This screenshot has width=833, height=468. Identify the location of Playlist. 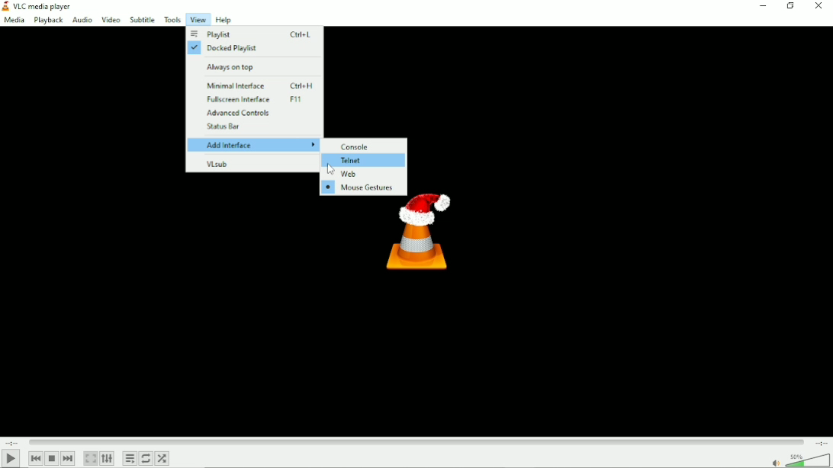
(252, 35).